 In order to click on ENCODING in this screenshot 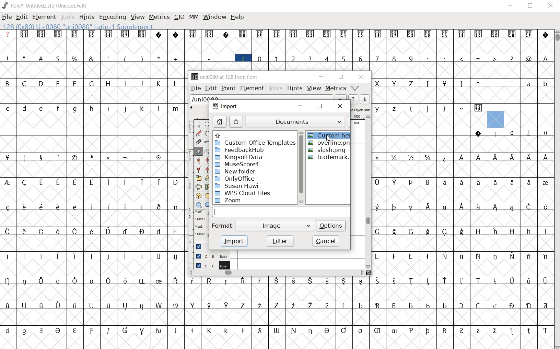, I will do `click(112, 17)`.